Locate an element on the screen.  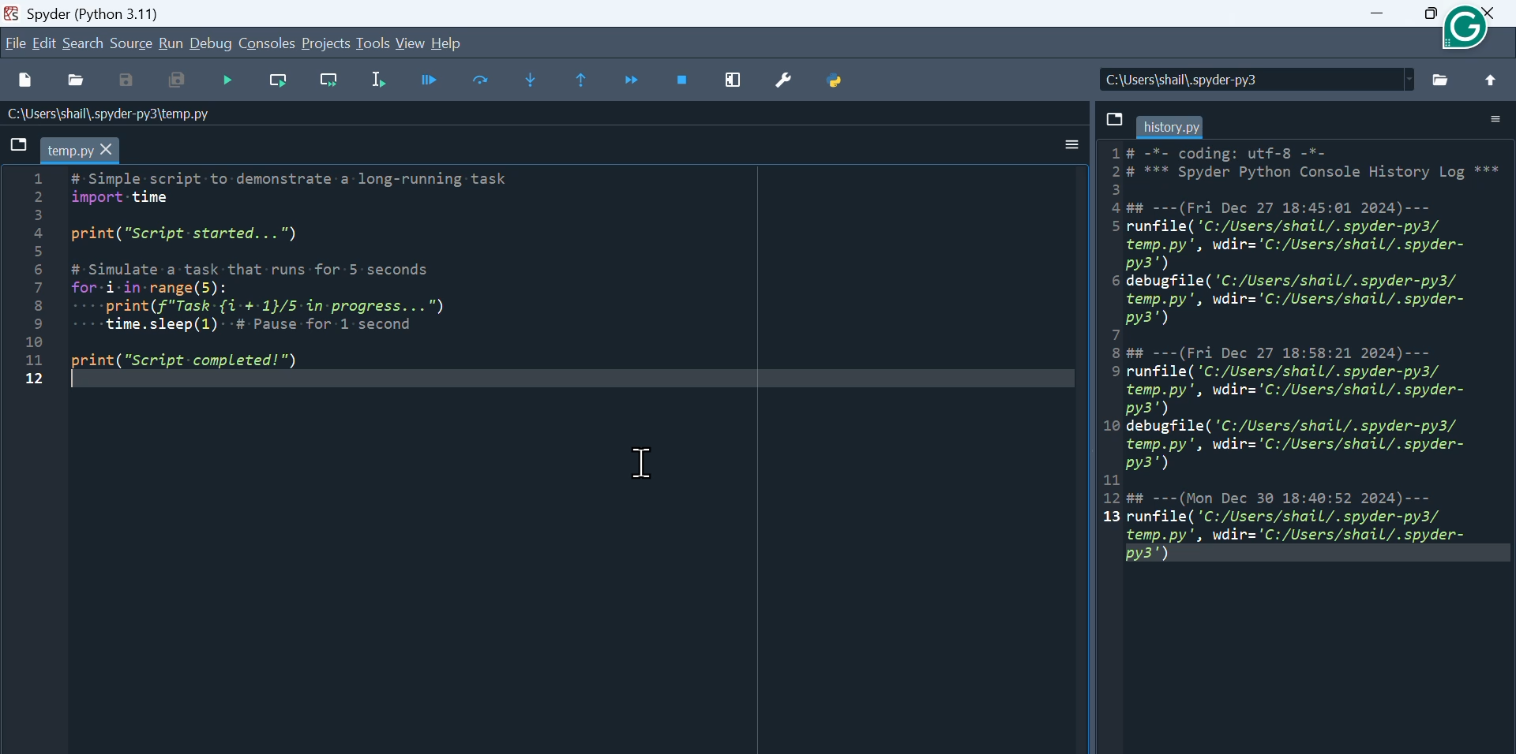
C:\Users\shail\.spyder-py3 is located at coordinates (1225, 80).